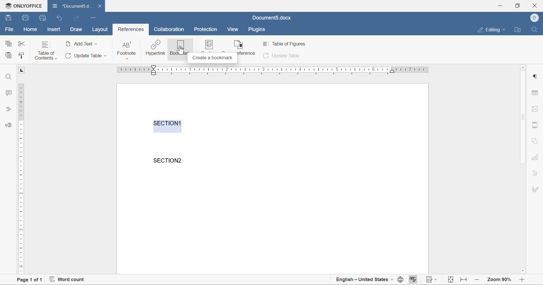  I want to click on minimize, so click(501, 5).